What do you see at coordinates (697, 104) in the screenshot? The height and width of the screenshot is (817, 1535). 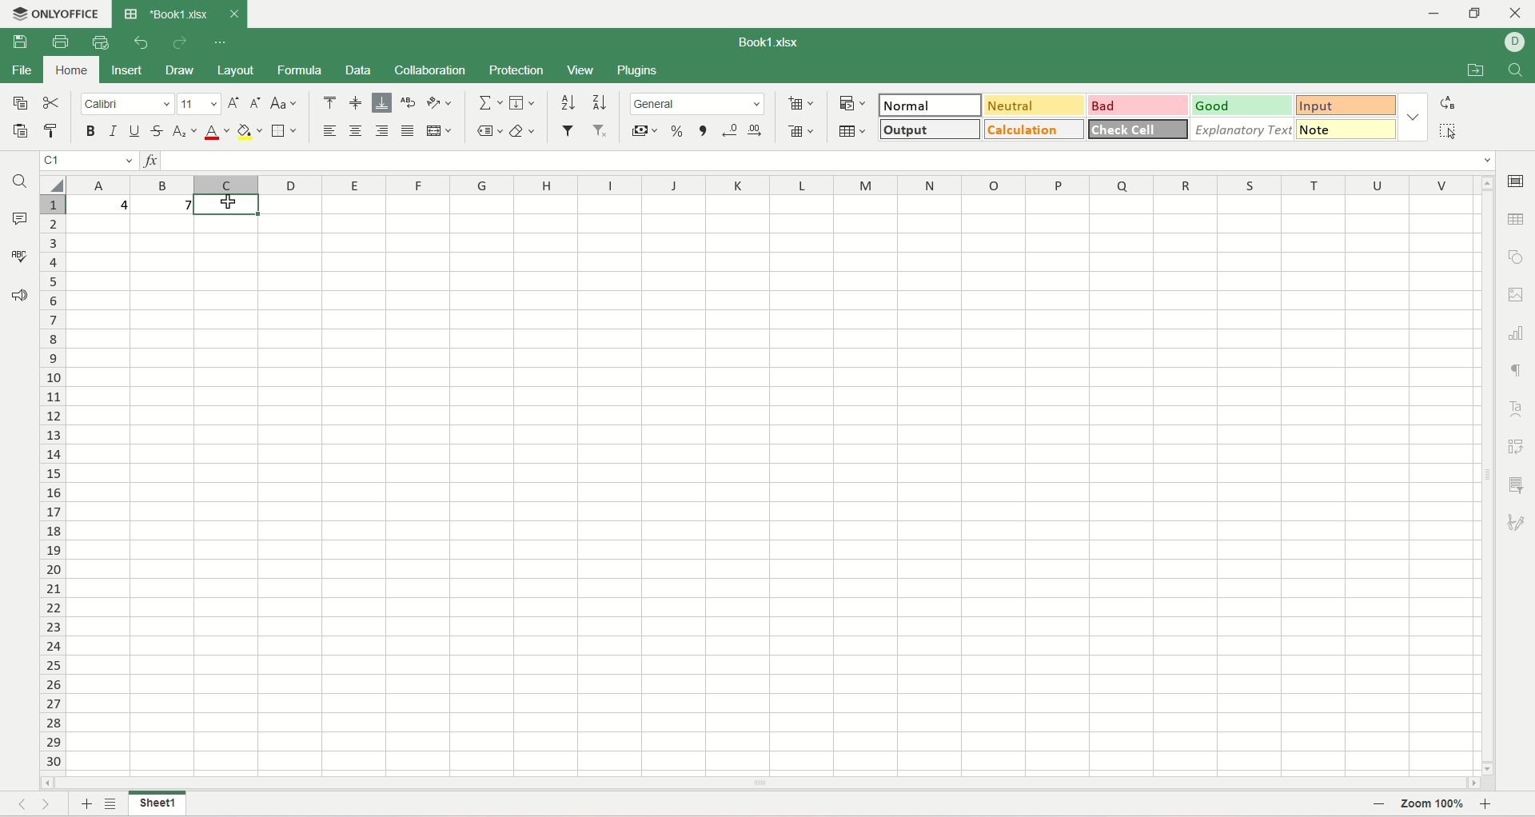 I see `number format` at bounding box center [697, 104].